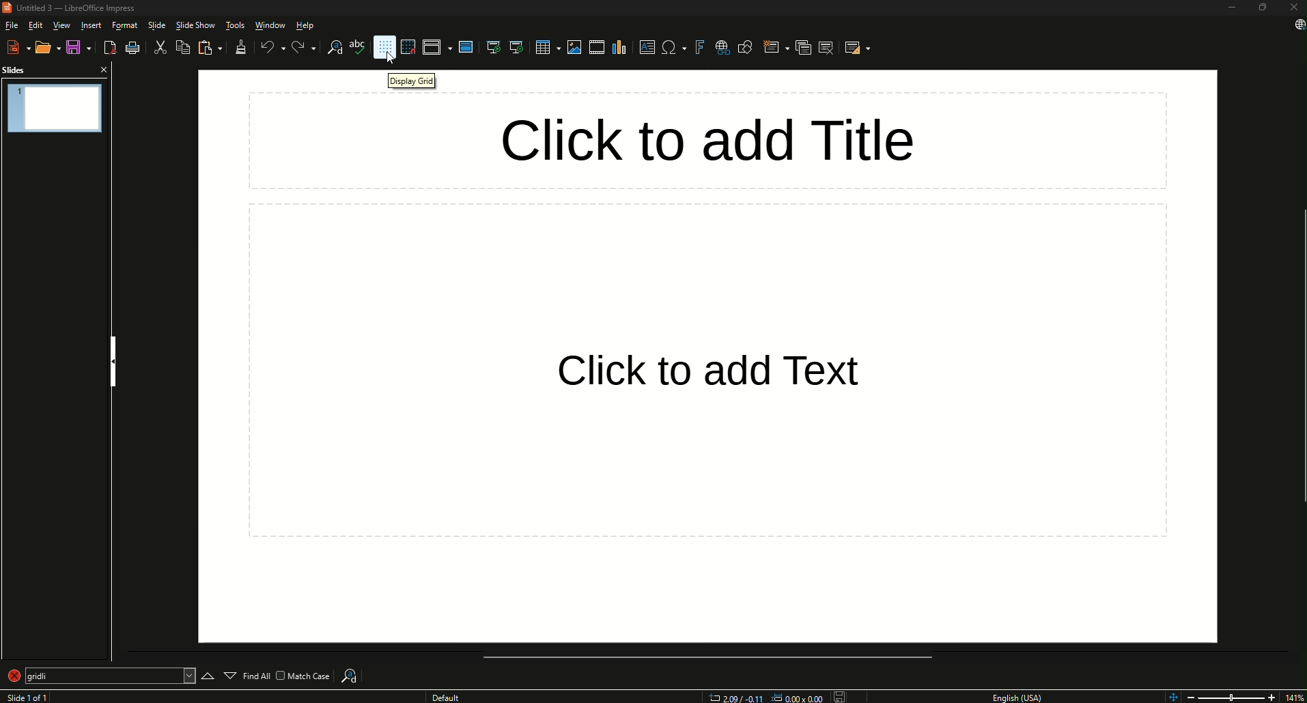  What do you see at coordinates (111, 46) in the screenshot?
I see `Export directly as PDF` at bounding box center [111, 46].